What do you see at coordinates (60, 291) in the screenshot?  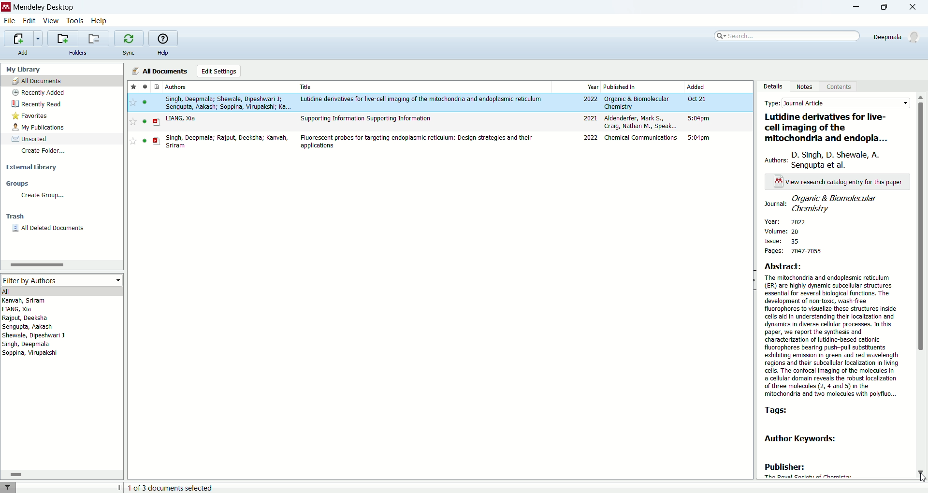 I see `all` at bounding box center [60, 291].